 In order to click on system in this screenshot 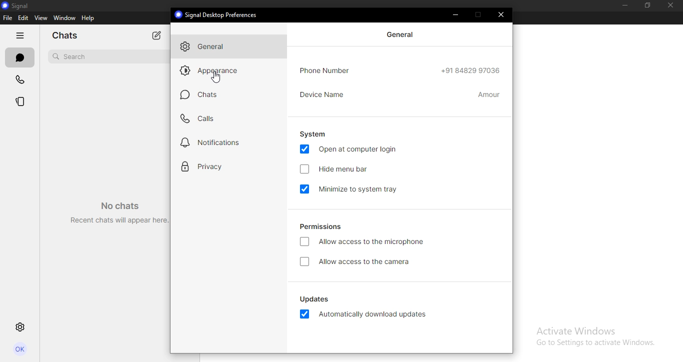, I will do `click(312, 133)`.